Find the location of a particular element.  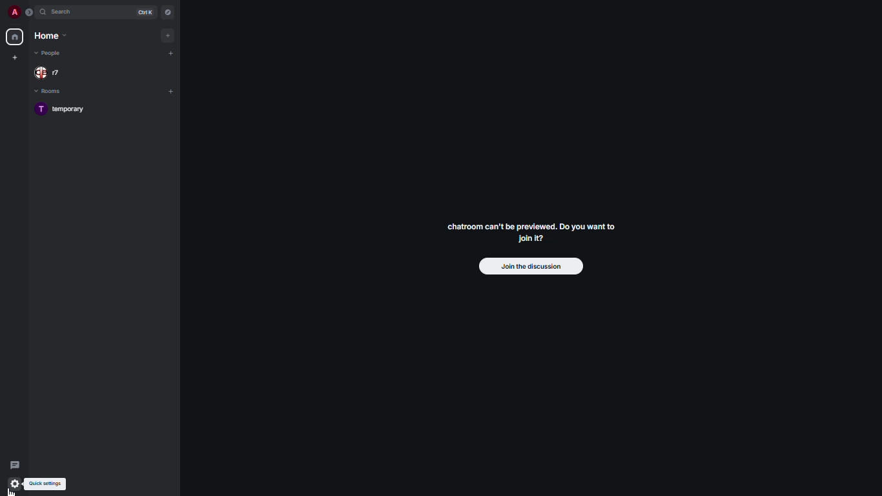

chatroom

can't

be previewed. Do you want
Join it? © is located at coordinates (533, 233).